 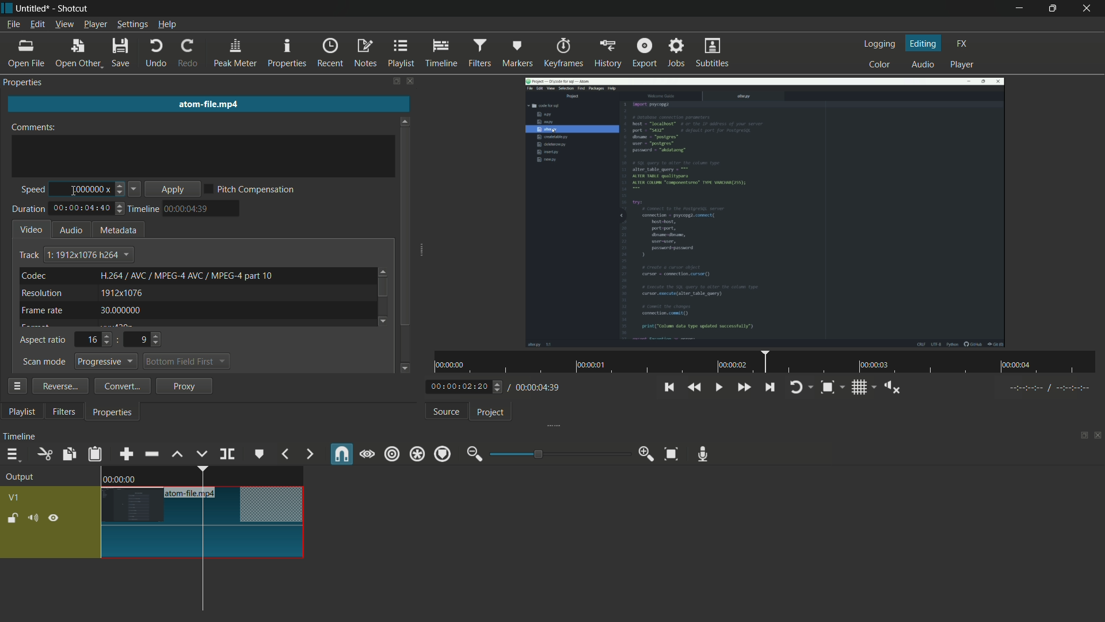 I want to click on export, so click(x=645, y=53).